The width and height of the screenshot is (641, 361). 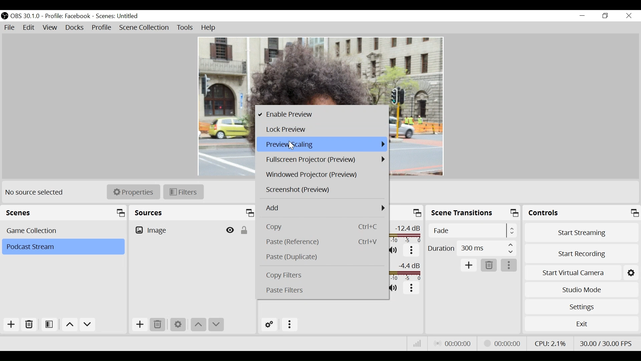 I want to click on Remove, so click(x=489, y=265).